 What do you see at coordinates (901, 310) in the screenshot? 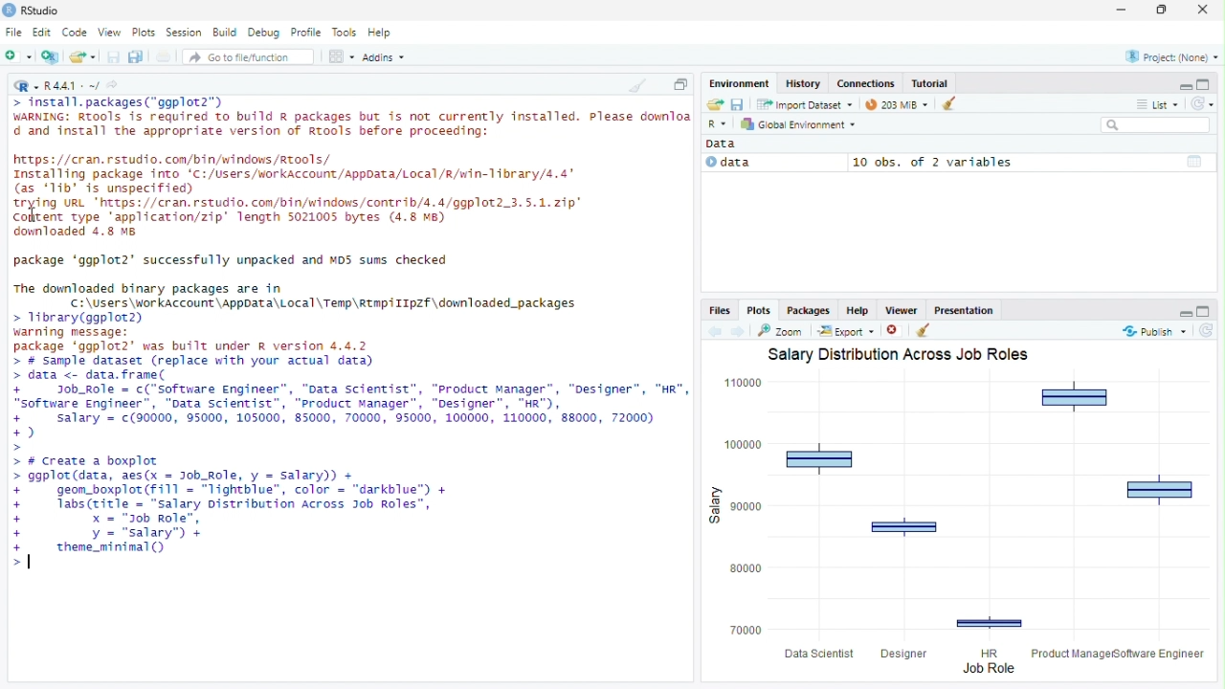
I see `Viewer` at bounding box center [901, 310].